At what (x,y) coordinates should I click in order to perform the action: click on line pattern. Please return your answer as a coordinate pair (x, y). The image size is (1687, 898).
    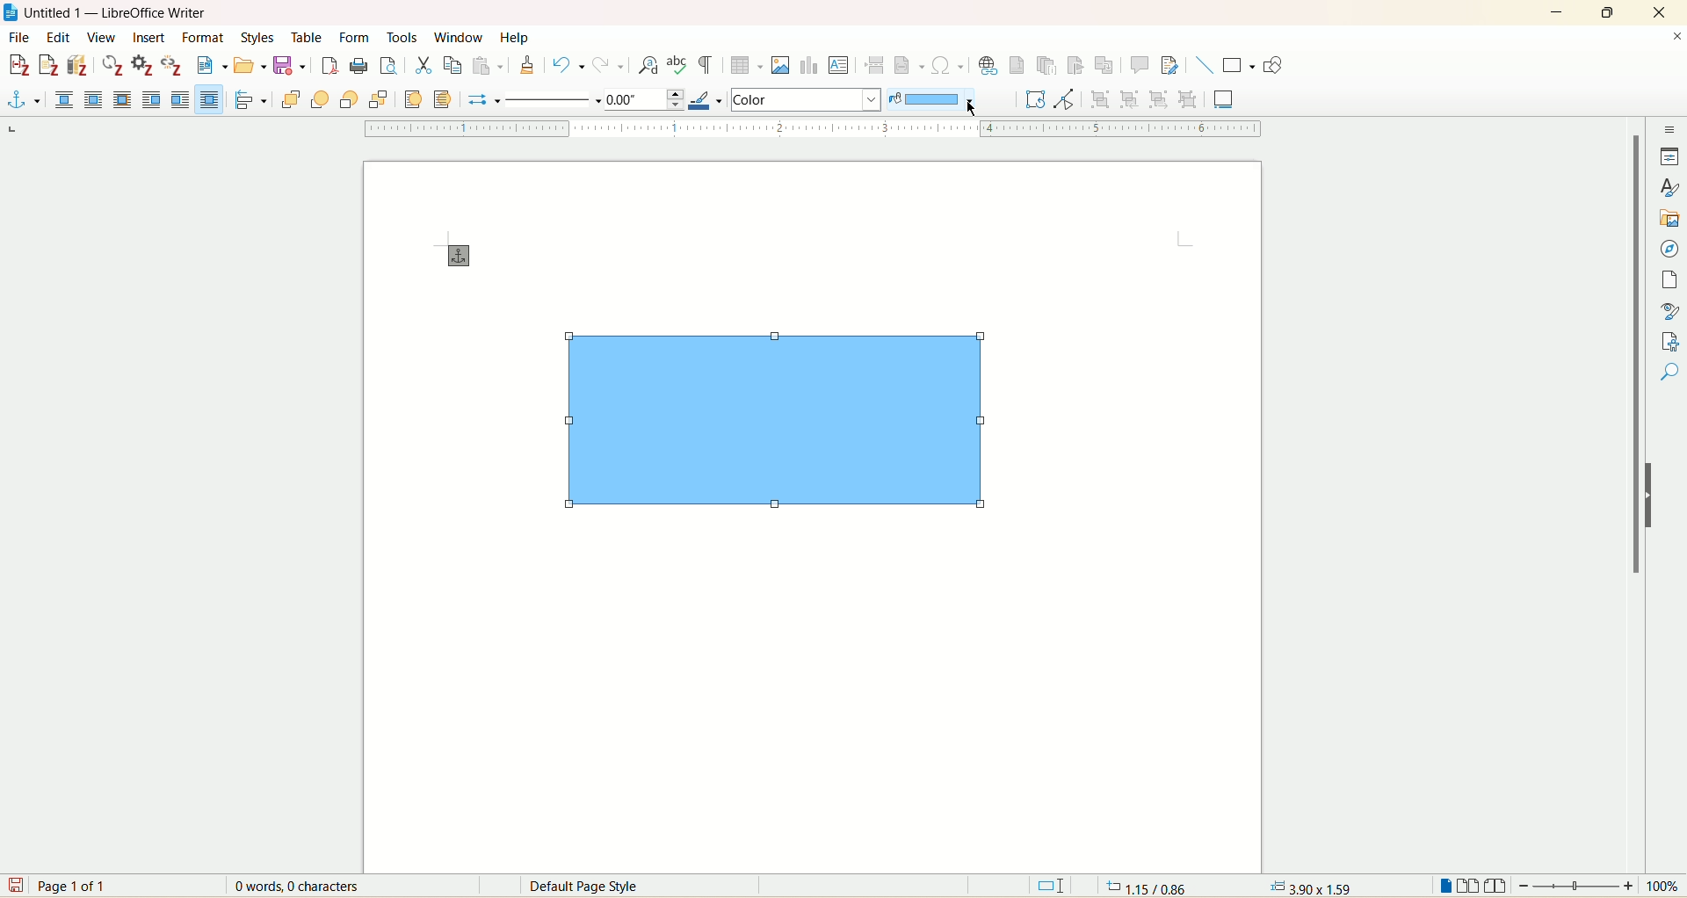
    Looking at the image, I should click on (550, 101).